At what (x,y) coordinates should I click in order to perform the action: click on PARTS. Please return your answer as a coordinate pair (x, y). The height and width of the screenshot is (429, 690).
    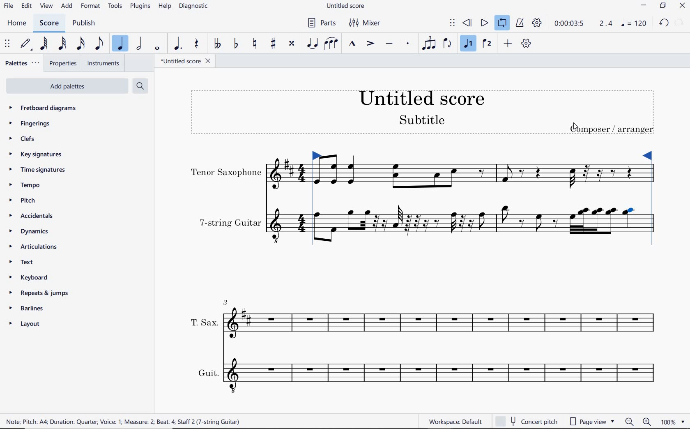
    Looking at the image, I should click on (321, 23).